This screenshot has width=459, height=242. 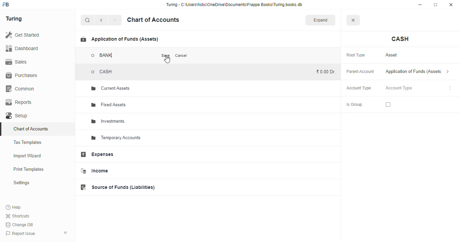 What do you see at coordinates (153, 20) in the screenshot?
I see `chart of accounts` at bounding box center [153, 20].